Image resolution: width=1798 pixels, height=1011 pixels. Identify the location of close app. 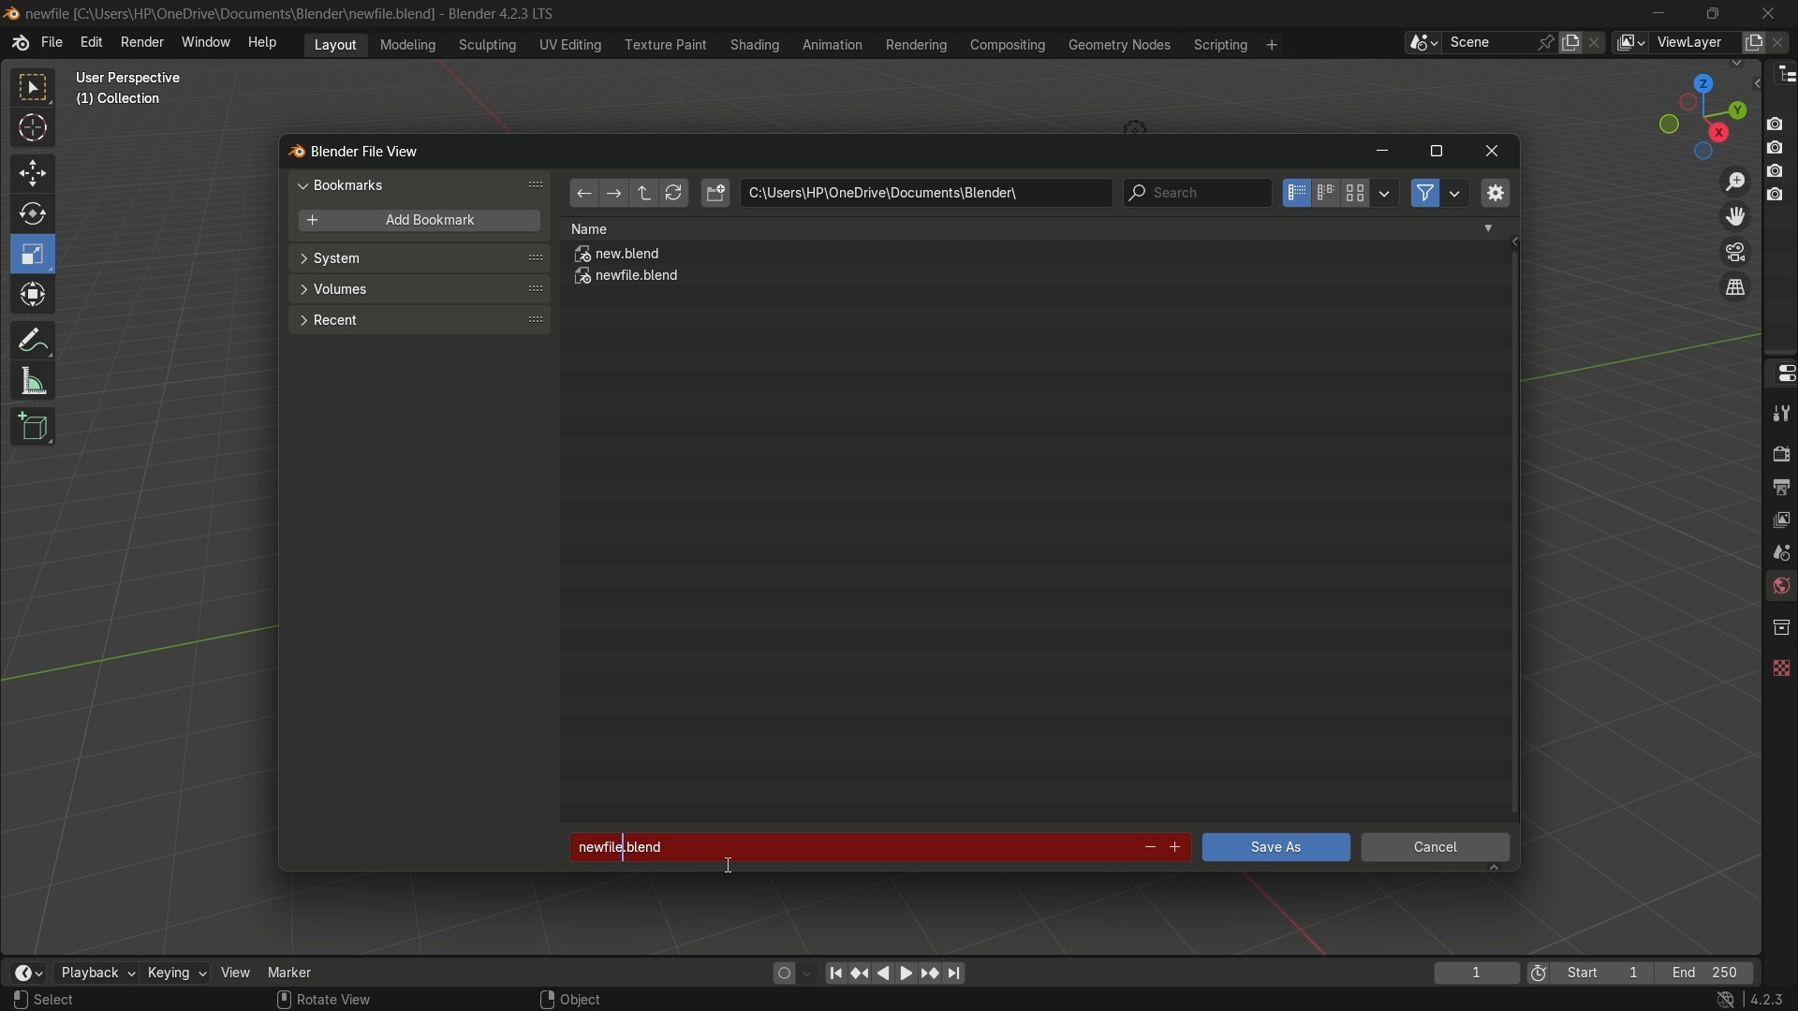
(1769, 12).